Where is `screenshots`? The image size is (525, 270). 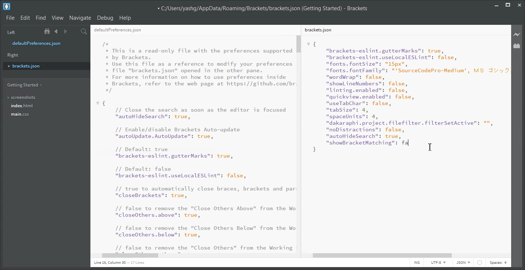 screenshots is located at coordinates (22, 96).